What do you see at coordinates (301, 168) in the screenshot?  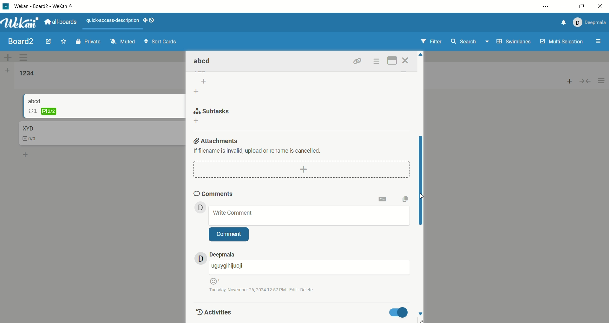 I see `add` at bounding box center [301, 168].